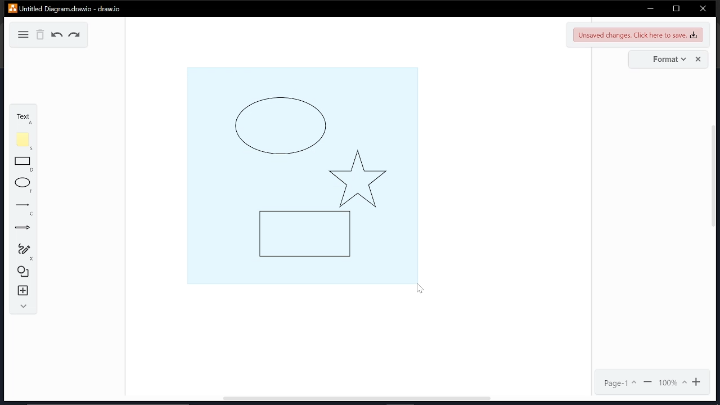 This screenshot has height=405, width=720. I want to click on Untitled Diagram.draw.io, so click(65, 8).